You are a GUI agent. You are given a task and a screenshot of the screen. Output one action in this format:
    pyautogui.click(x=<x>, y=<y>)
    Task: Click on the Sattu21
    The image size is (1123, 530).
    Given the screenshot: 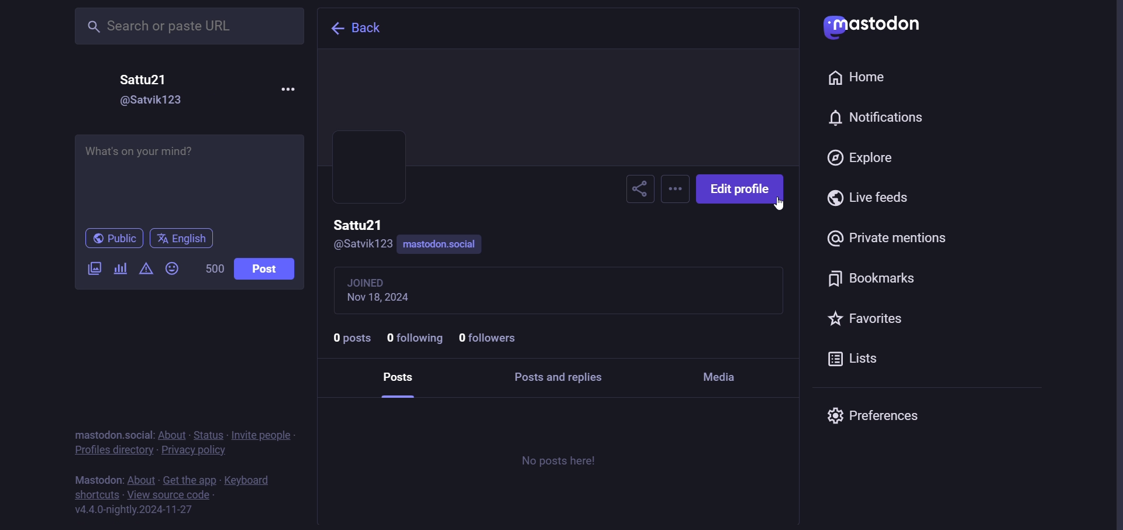 What is the action you would take?
    pyautogui.click(x=144, y=81)
    